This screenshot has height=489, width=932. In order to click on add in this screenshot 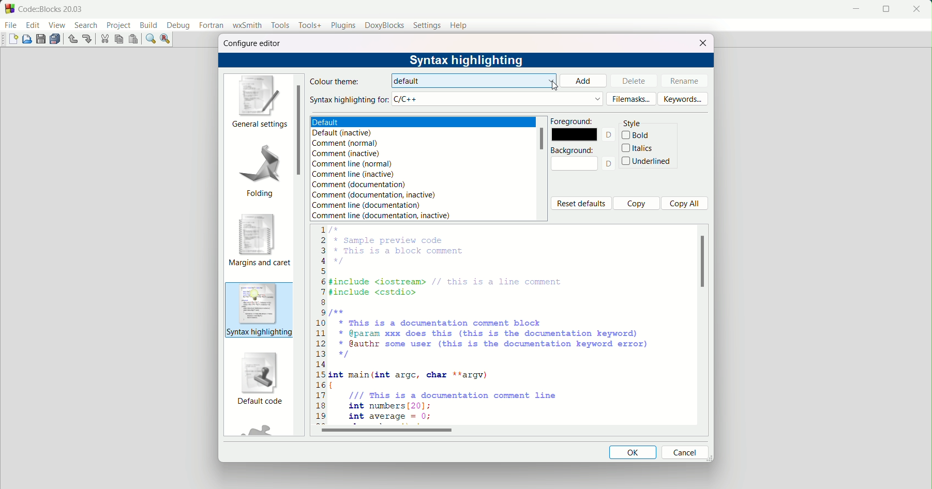, I will do `click(585, 81)`.